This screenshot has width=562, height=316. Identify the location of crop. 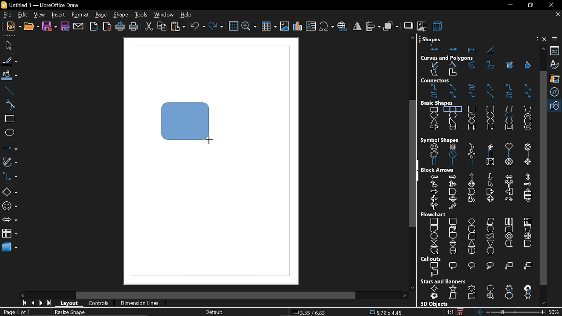
(422, 25).